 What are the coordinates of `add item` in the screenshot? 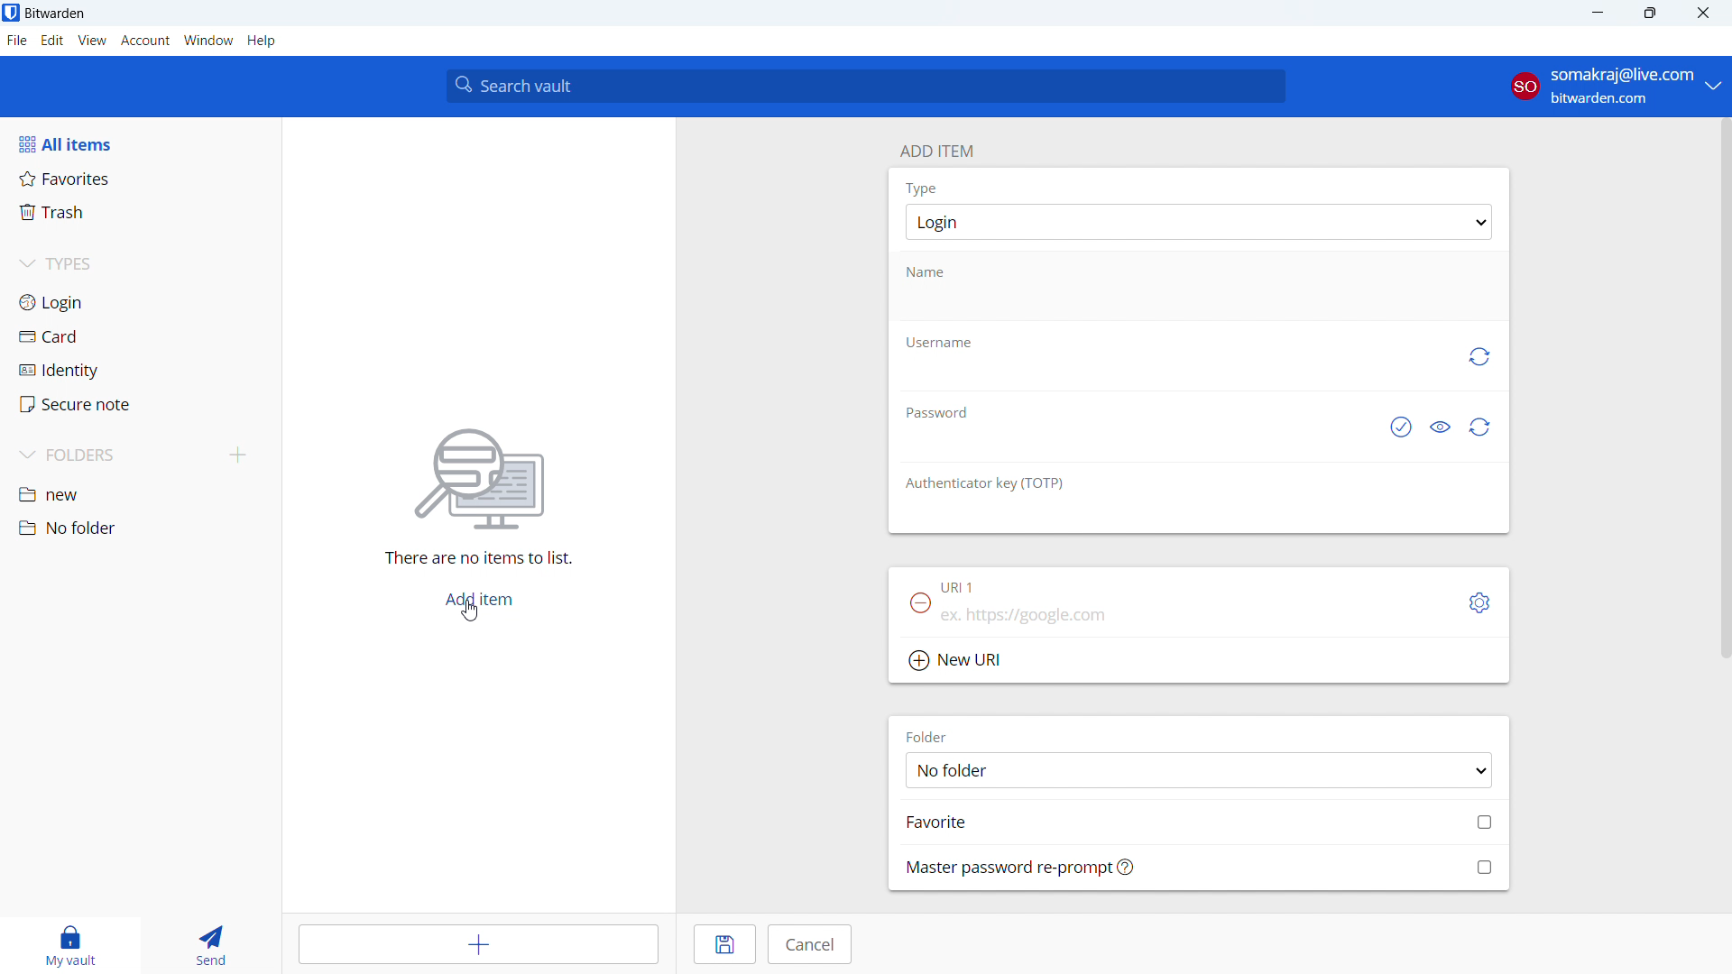 It's located at (935, 149).